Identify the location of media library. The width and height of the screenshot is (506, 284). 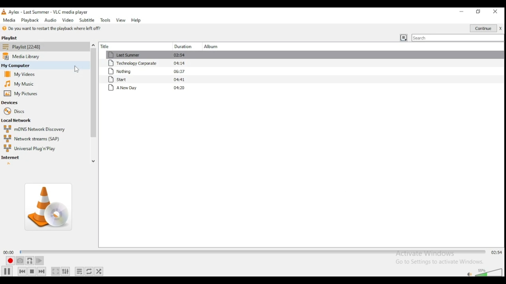
(23, 56).